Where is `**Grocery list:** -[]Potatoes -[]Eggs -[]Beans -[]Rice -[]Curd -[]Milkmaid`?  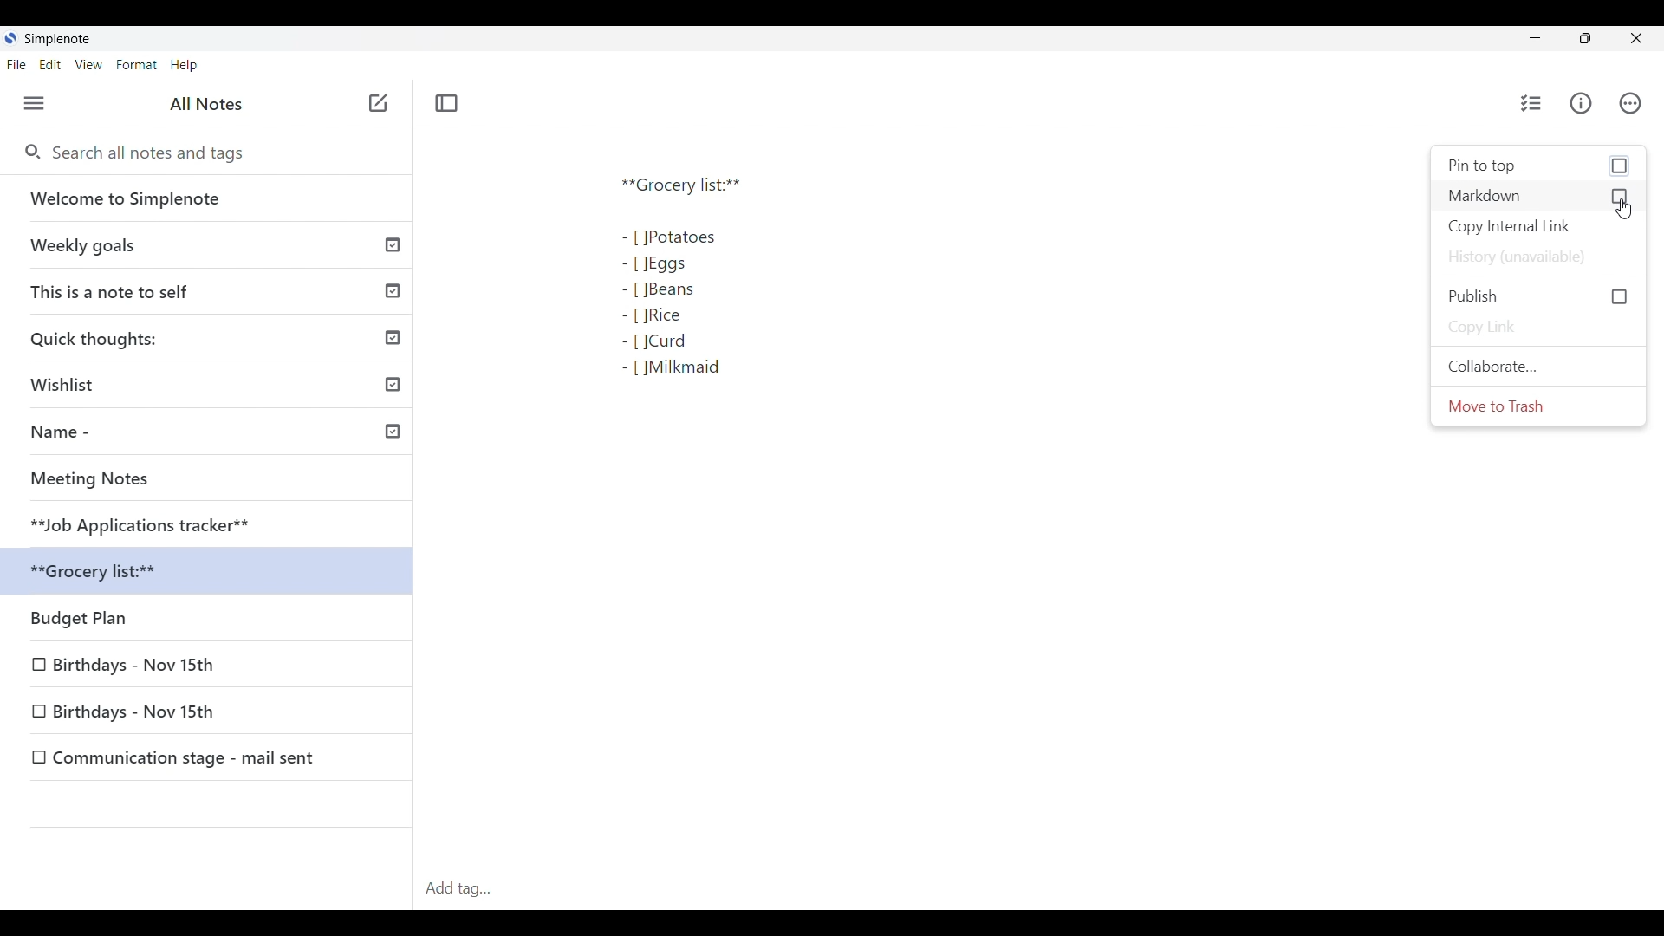 **Grocery list:** -[]Potatoes -[]Eggs -[]Beans -[]Rice -[]Curd -[]Milkmaid is located at coordinates (728, 292).